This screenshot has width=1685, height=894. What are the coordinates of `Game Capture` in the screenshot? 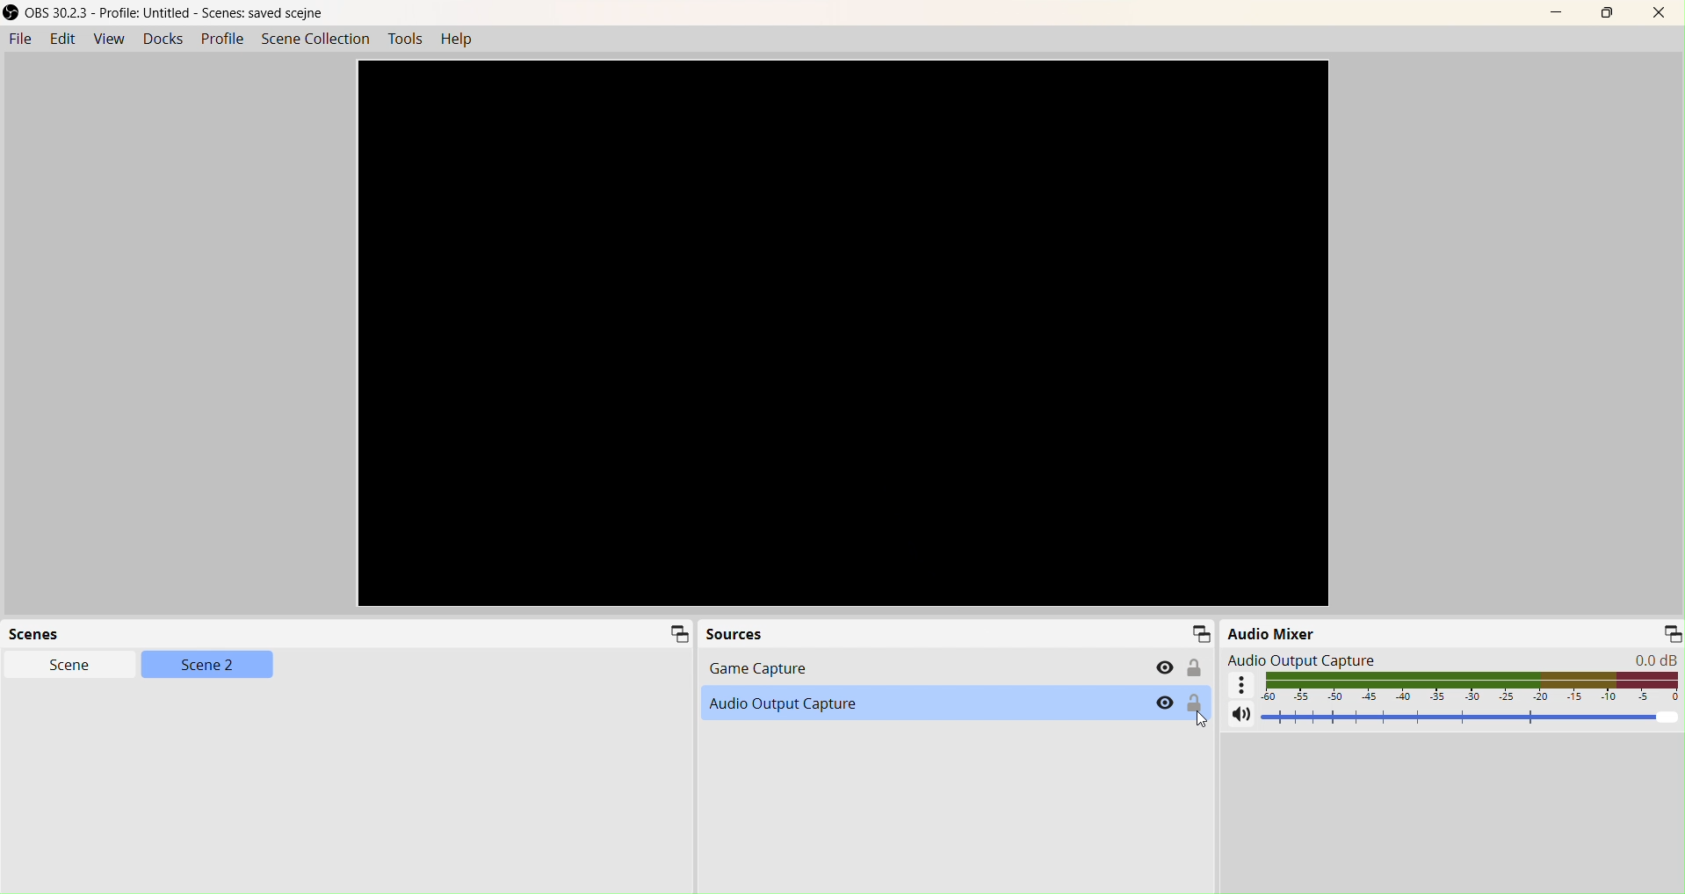 It's located at (946, 668).